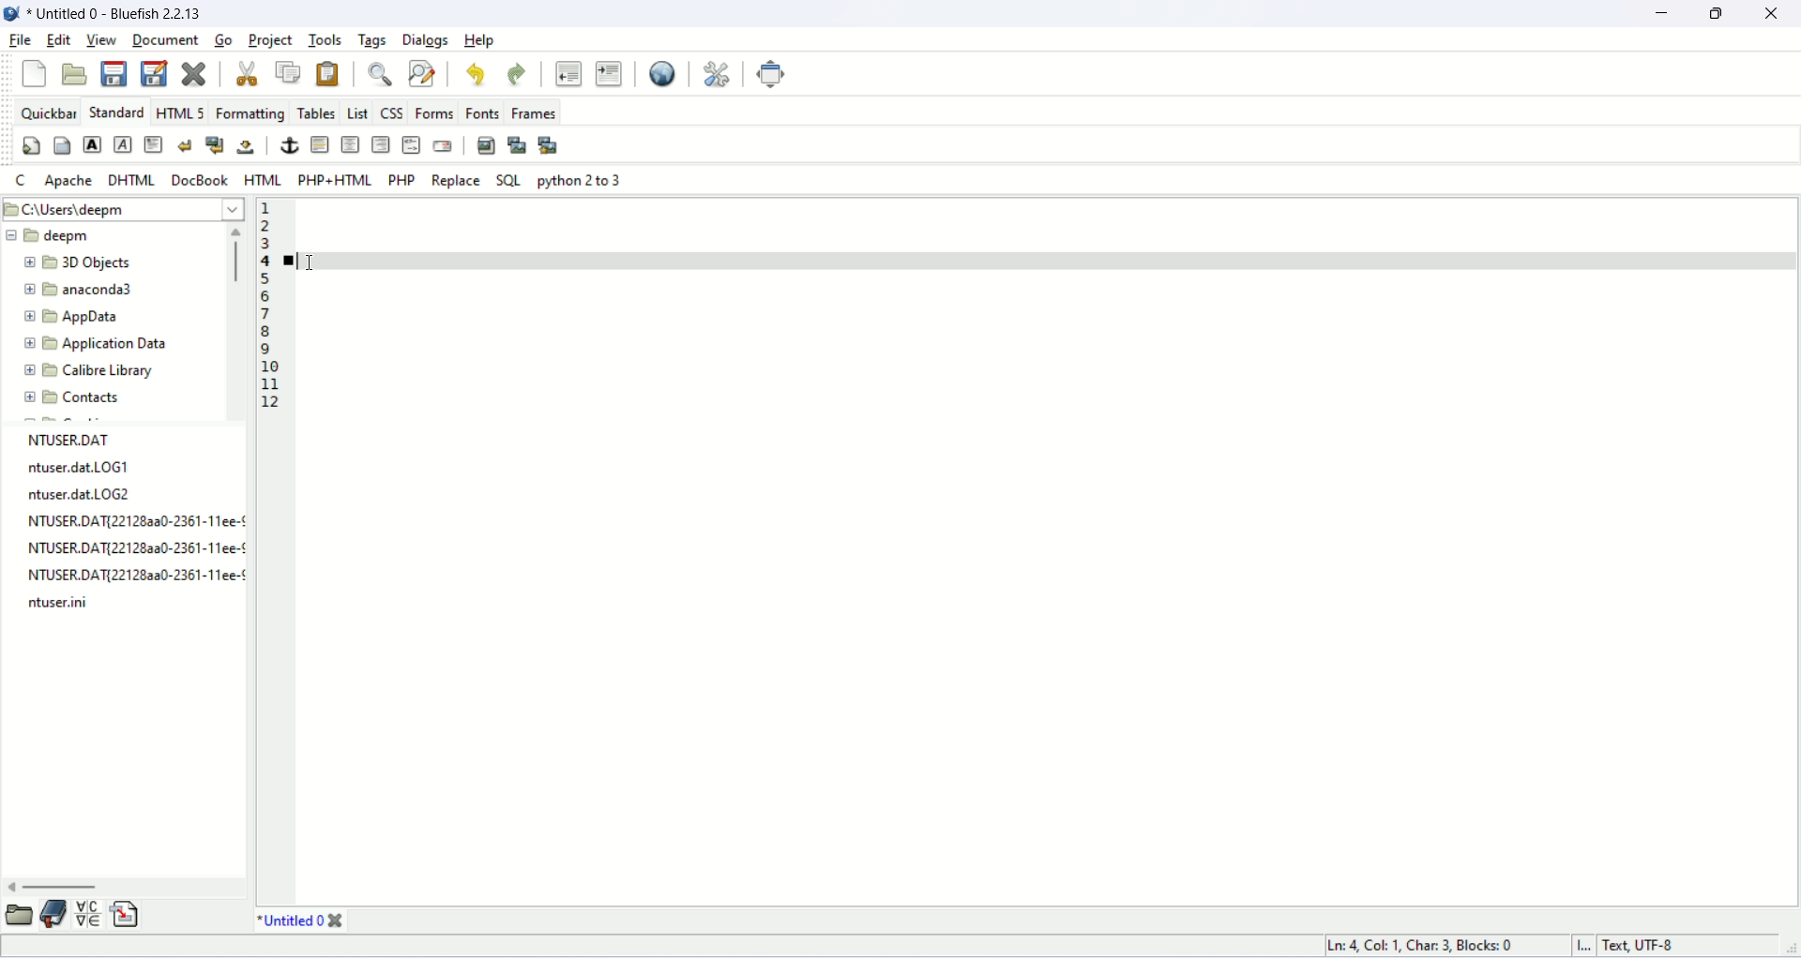 This screenshot has height=958, width=1801. I want to click on paste, so click(329, 74).